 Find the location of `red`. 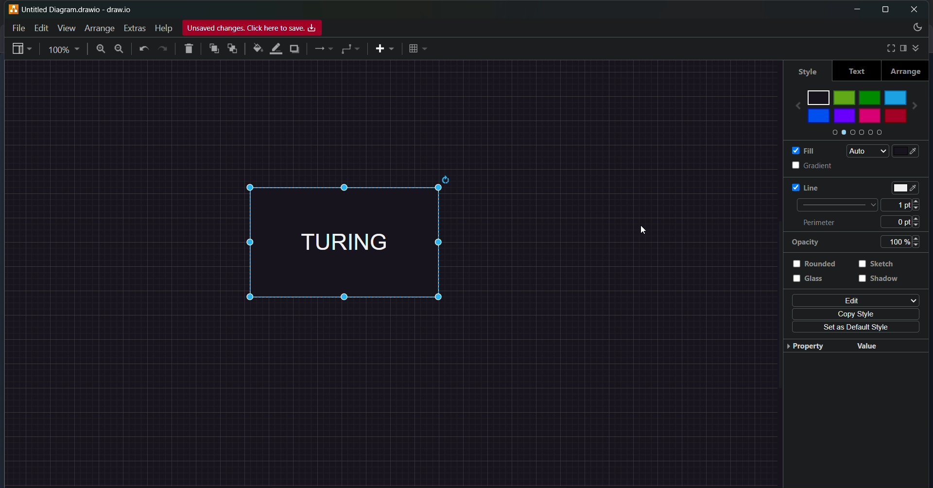

red is located at coordinates (894, 117).